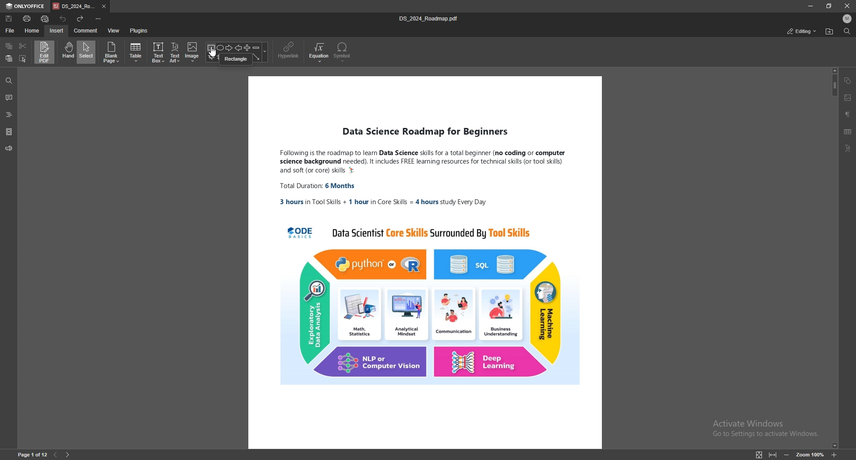 The height and width of the screenshot is (460, 856). What do you see at coordinates (26, 6) in the screenshot?
I see `onlyoffice` at bounding box center [26, 6].